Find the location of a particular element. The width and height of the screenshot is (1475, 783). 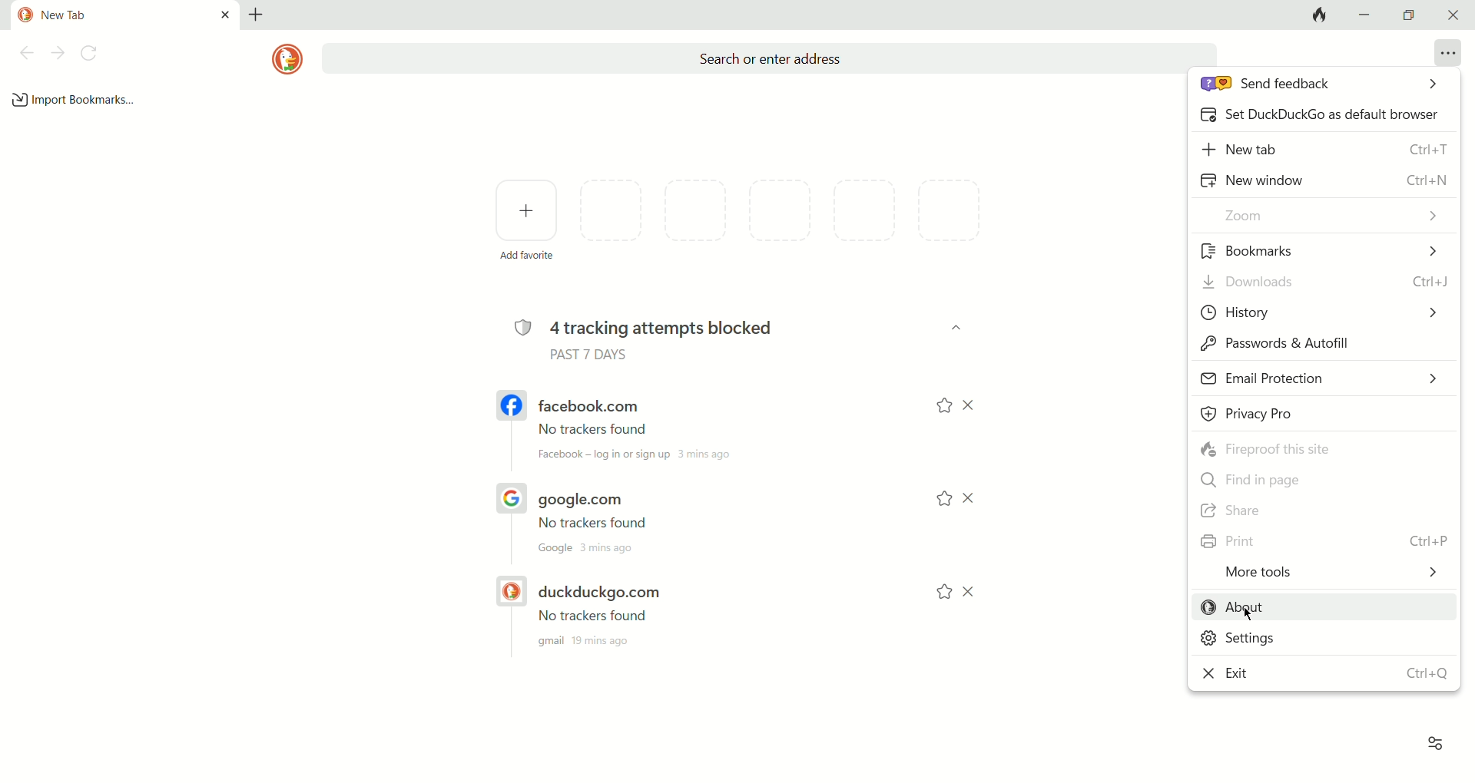

zoom is located at coordinates (1324, 217).